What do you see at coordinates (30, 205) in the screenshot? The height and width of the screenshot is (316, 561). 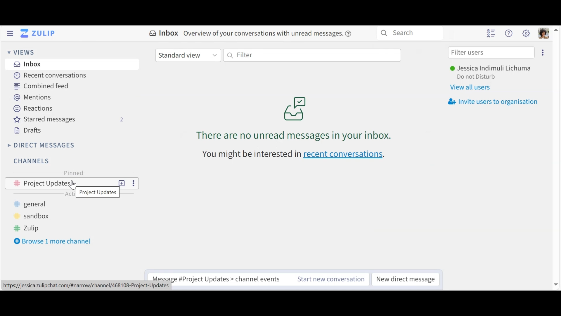 I see `general` at bounding box center [30, 205].